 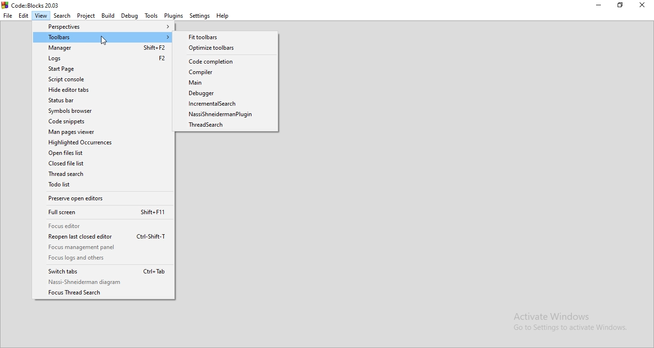 What do you see at coordinates (230, 48) in the screenshot?
I see `Optimize toolbars` at bounding box center [230, 48].